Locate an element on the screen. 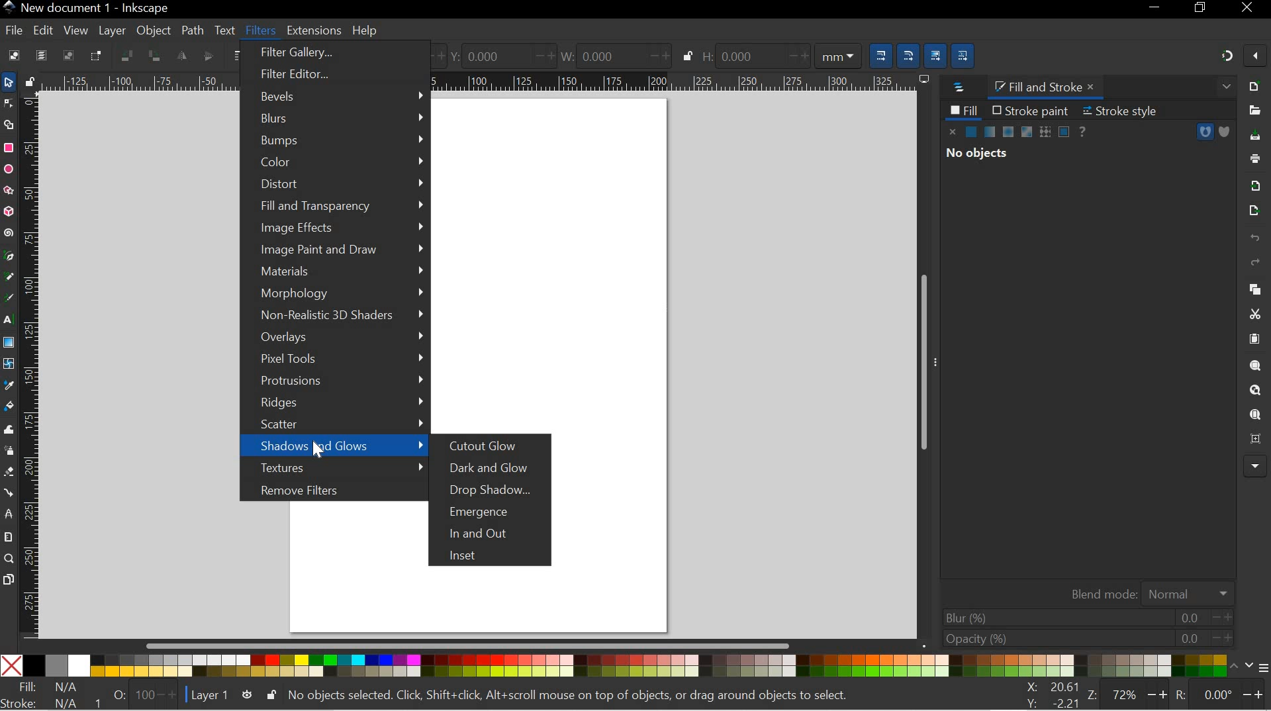 The width and height of the screenshot is (1271, 711). CUTOUT GLOW is located at coordinates (490, 447).